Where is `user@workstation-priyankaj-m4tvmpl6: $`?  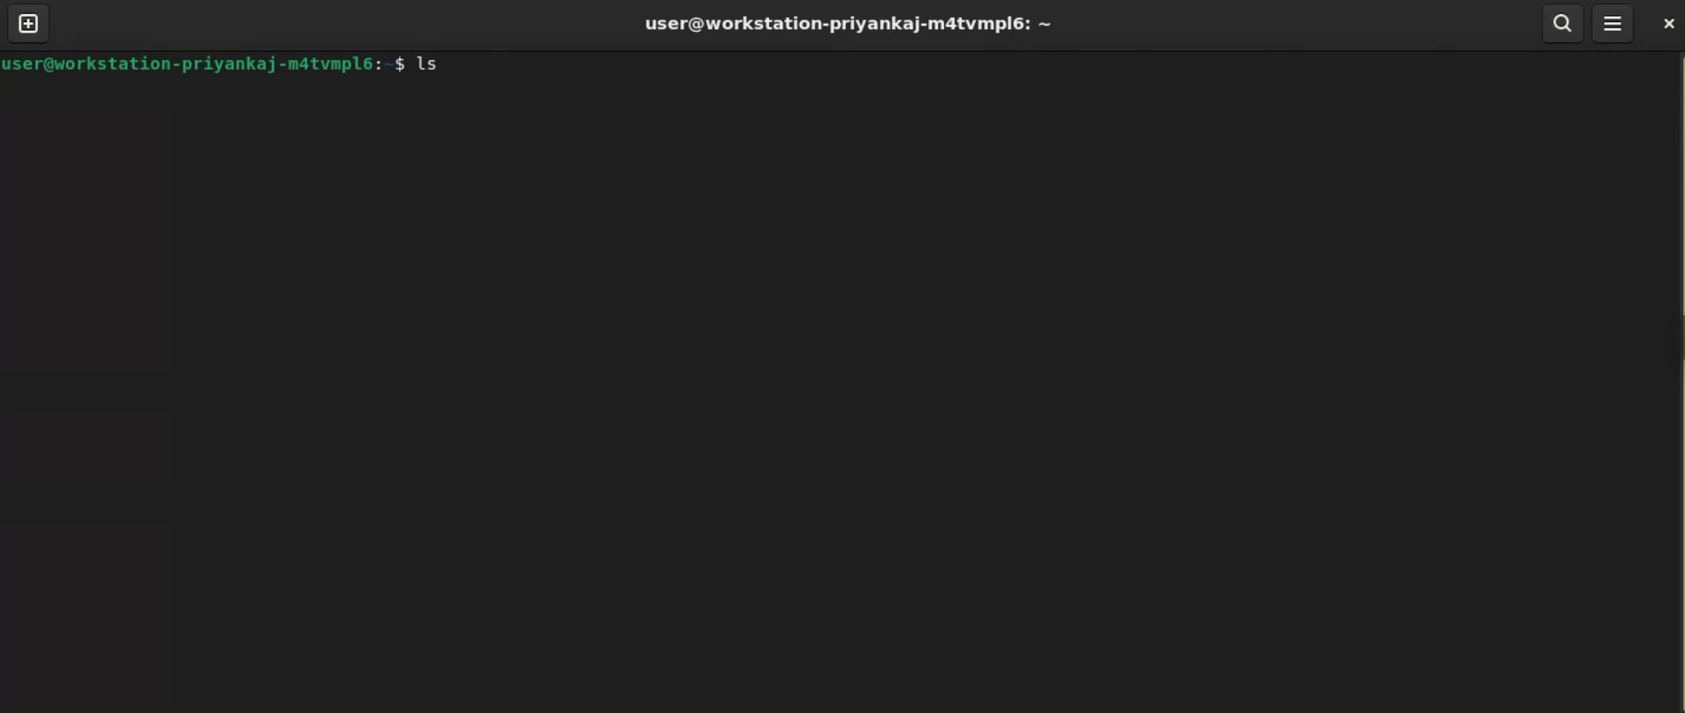 user@workstation-priyankaj-m4tvmpl6: $ is located at coordinates (202, 62).